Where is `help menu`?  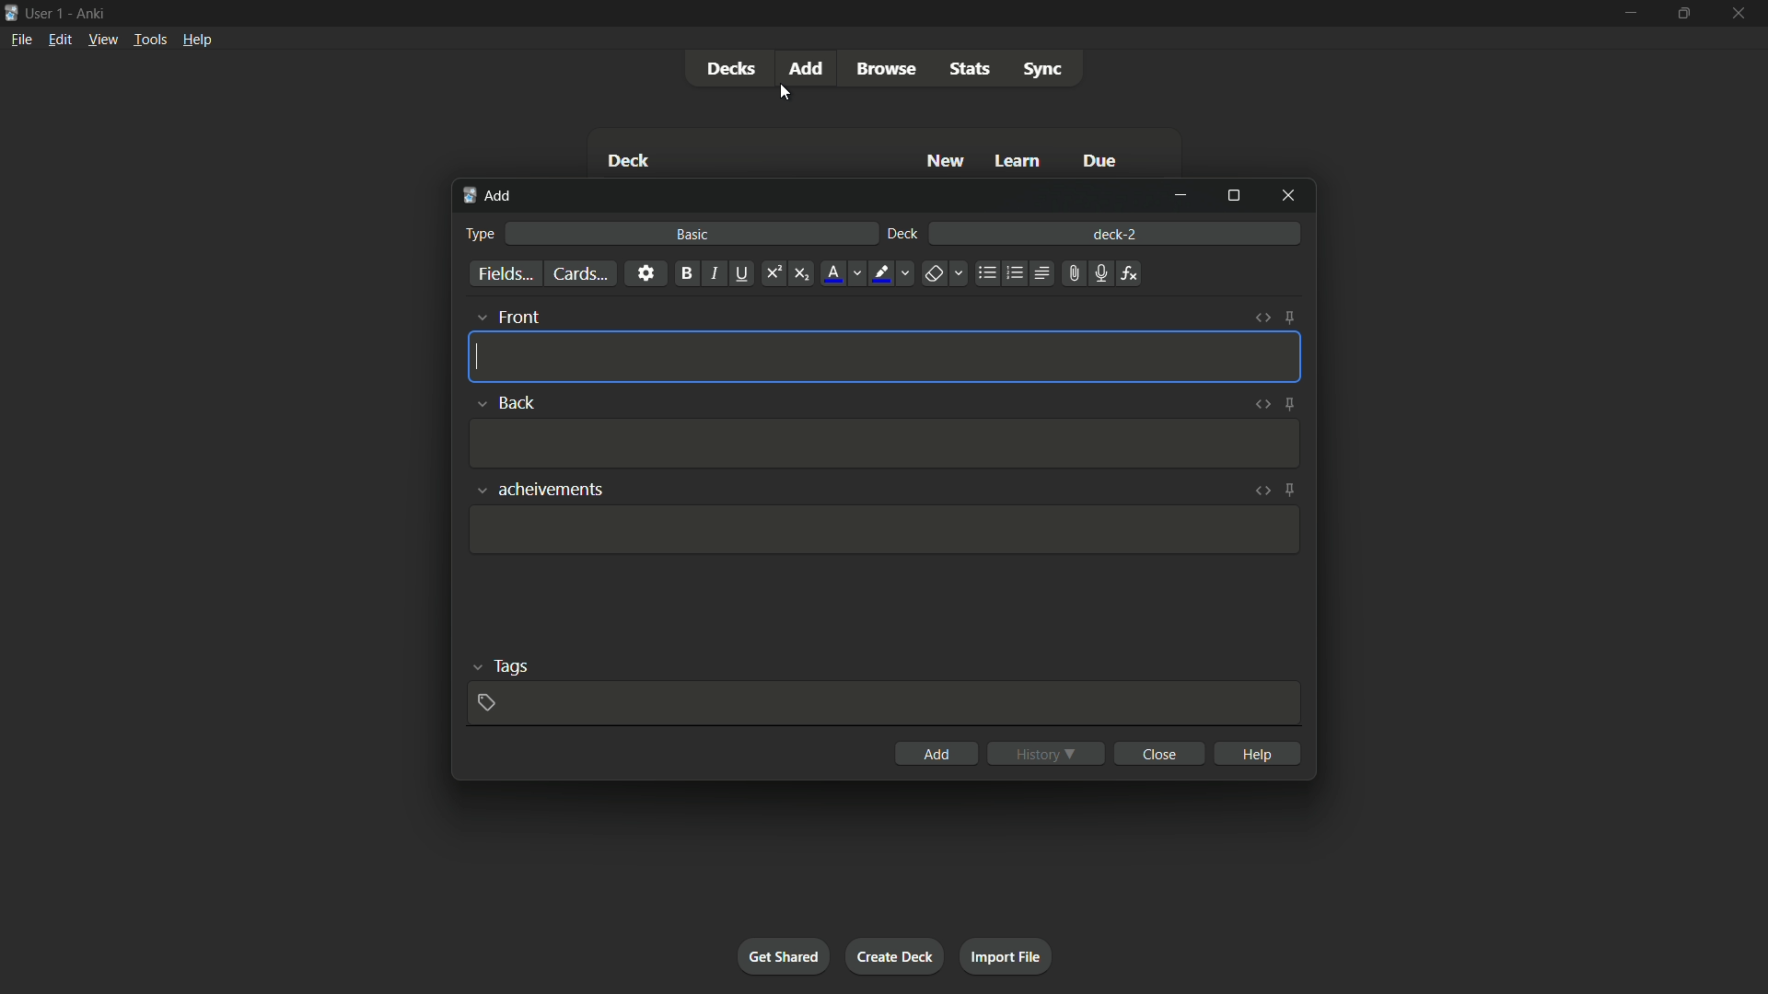
help menu is located at coordinates (199, 39).